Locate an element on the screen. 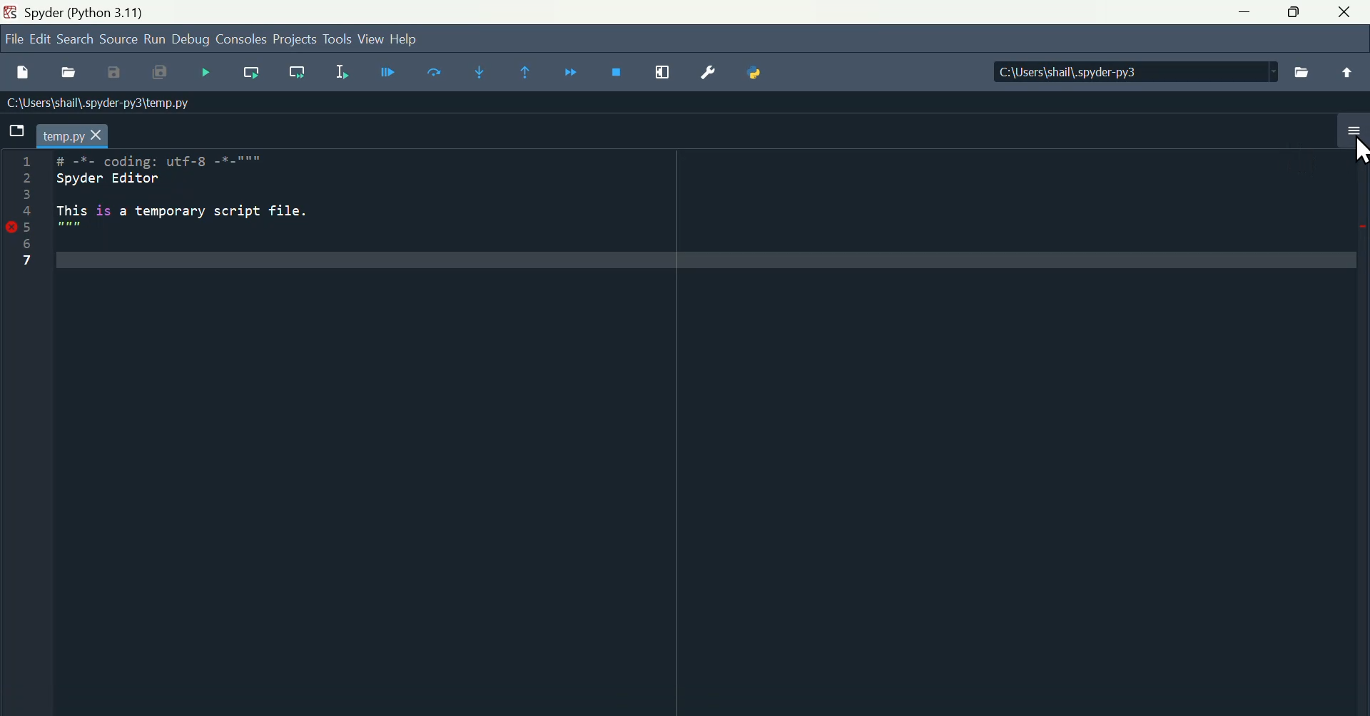  Maximise current window is located at coordinates (664, 76).